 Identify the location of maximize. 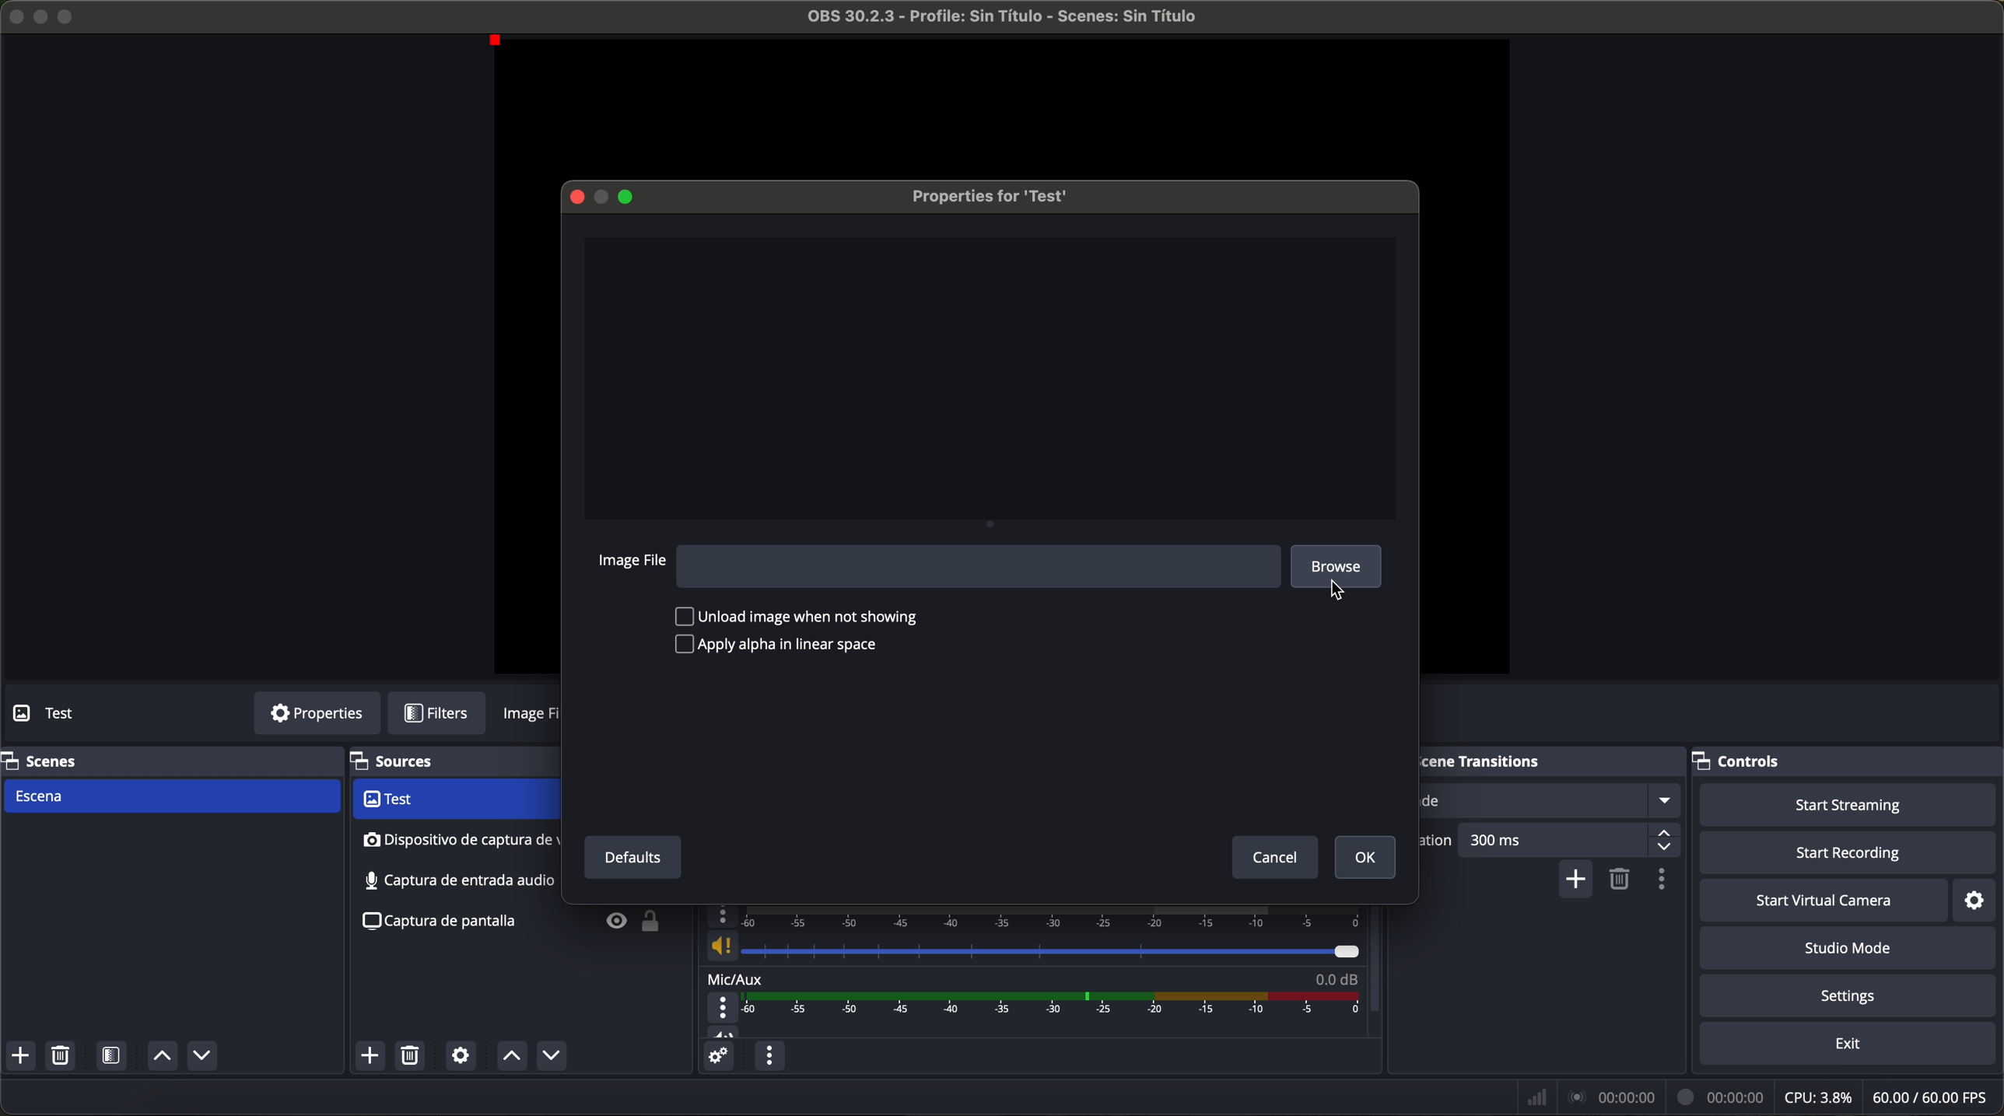
(631, 197).